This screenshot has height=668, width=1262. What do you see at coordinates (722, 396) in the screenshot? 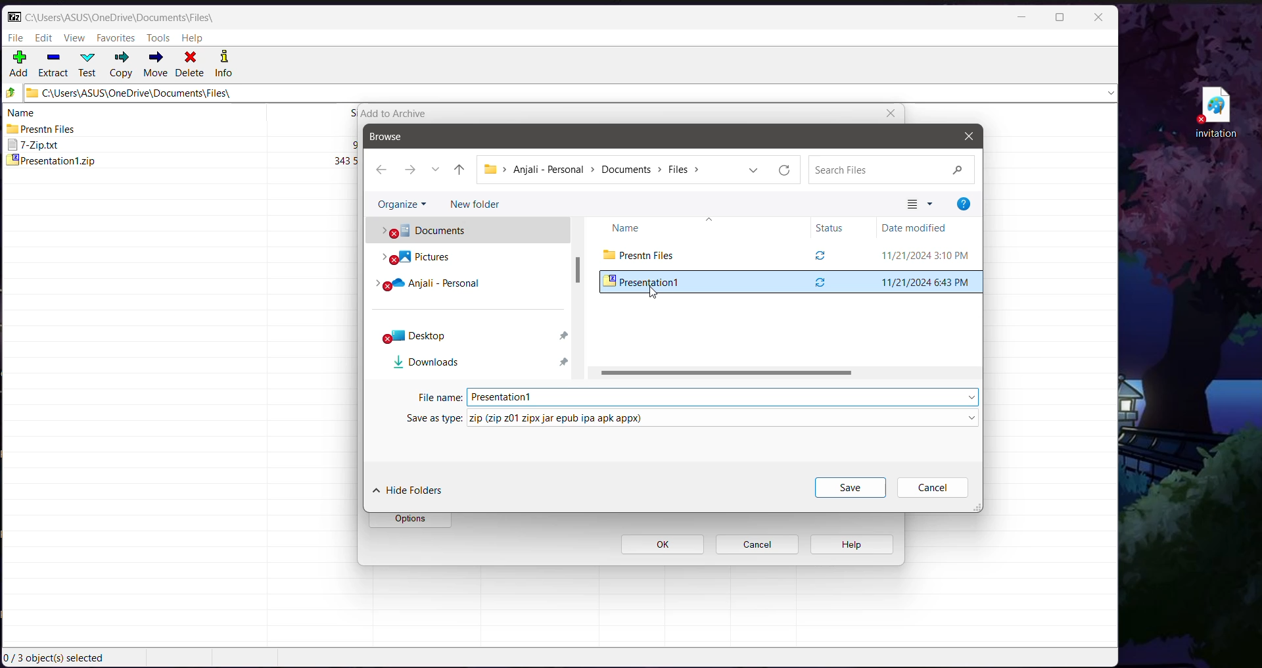
I see `Set the File Name` at bounding box center [722, 396].